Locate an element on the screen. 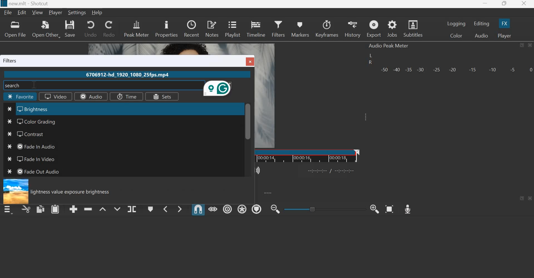  Record Audio is located at coordinates (407, 208).